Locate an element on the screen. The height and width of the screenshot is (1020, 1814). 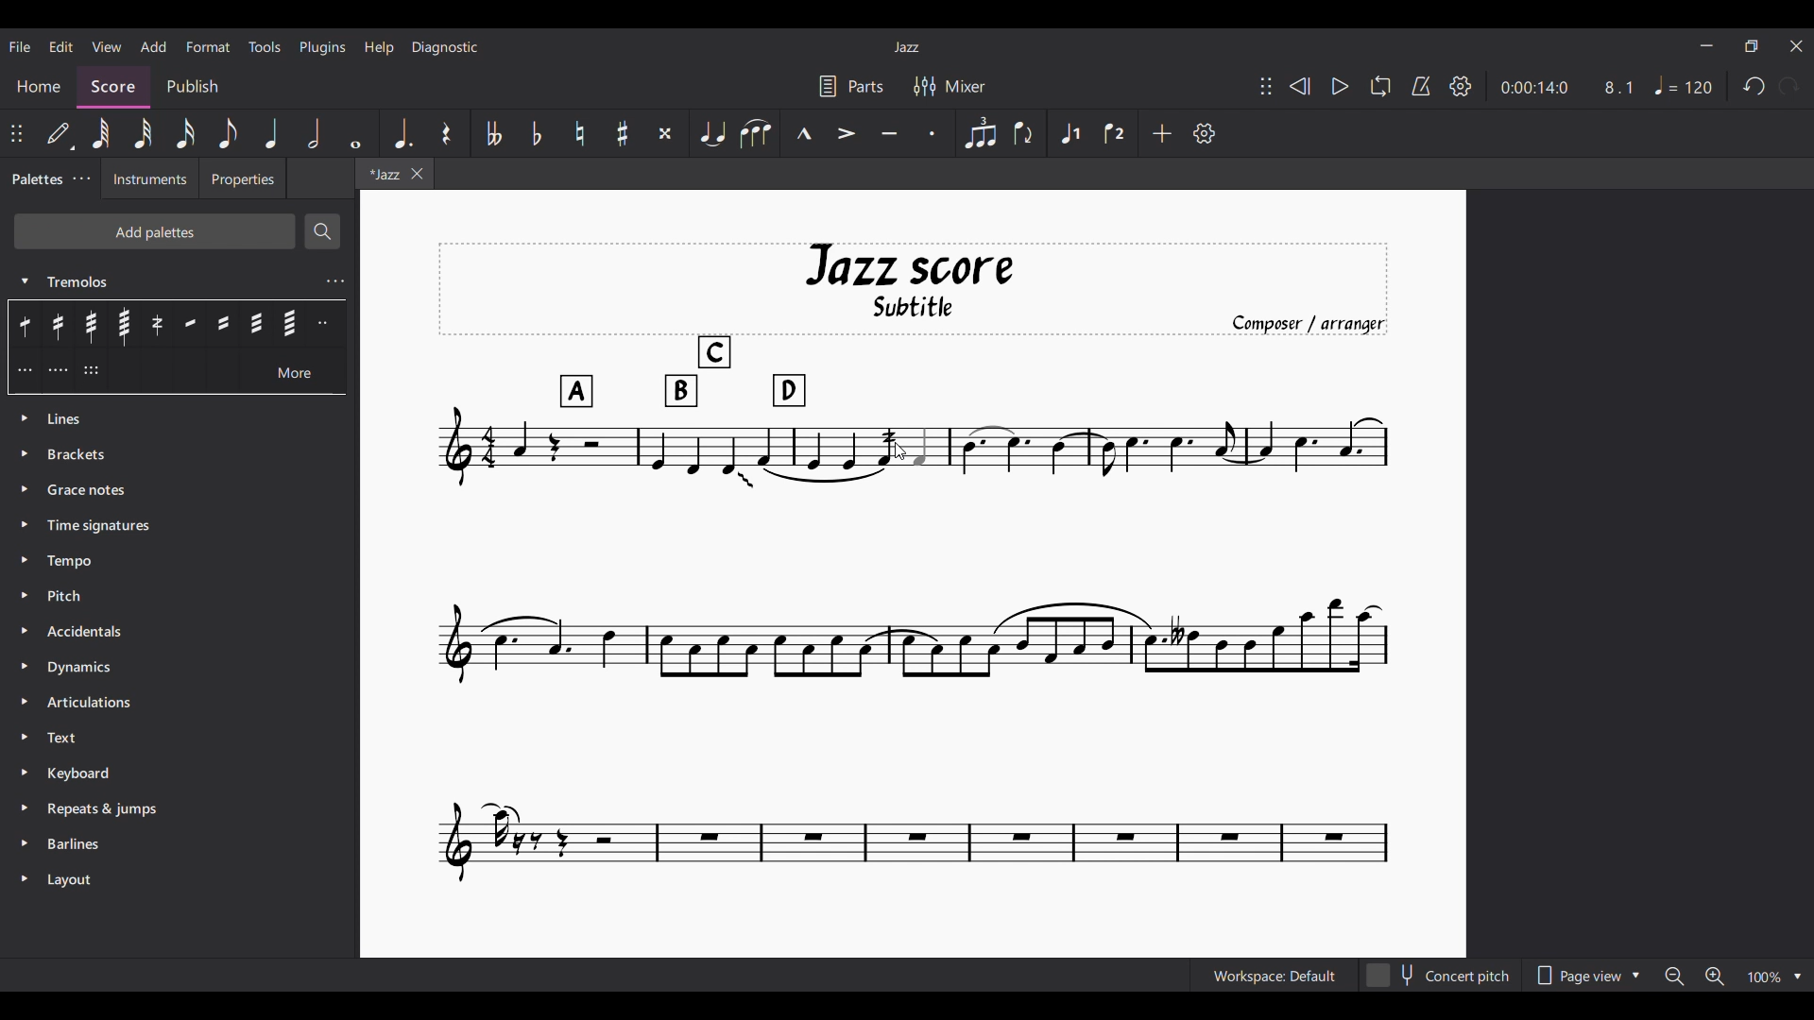
Search is located at coordinates (322, 231).